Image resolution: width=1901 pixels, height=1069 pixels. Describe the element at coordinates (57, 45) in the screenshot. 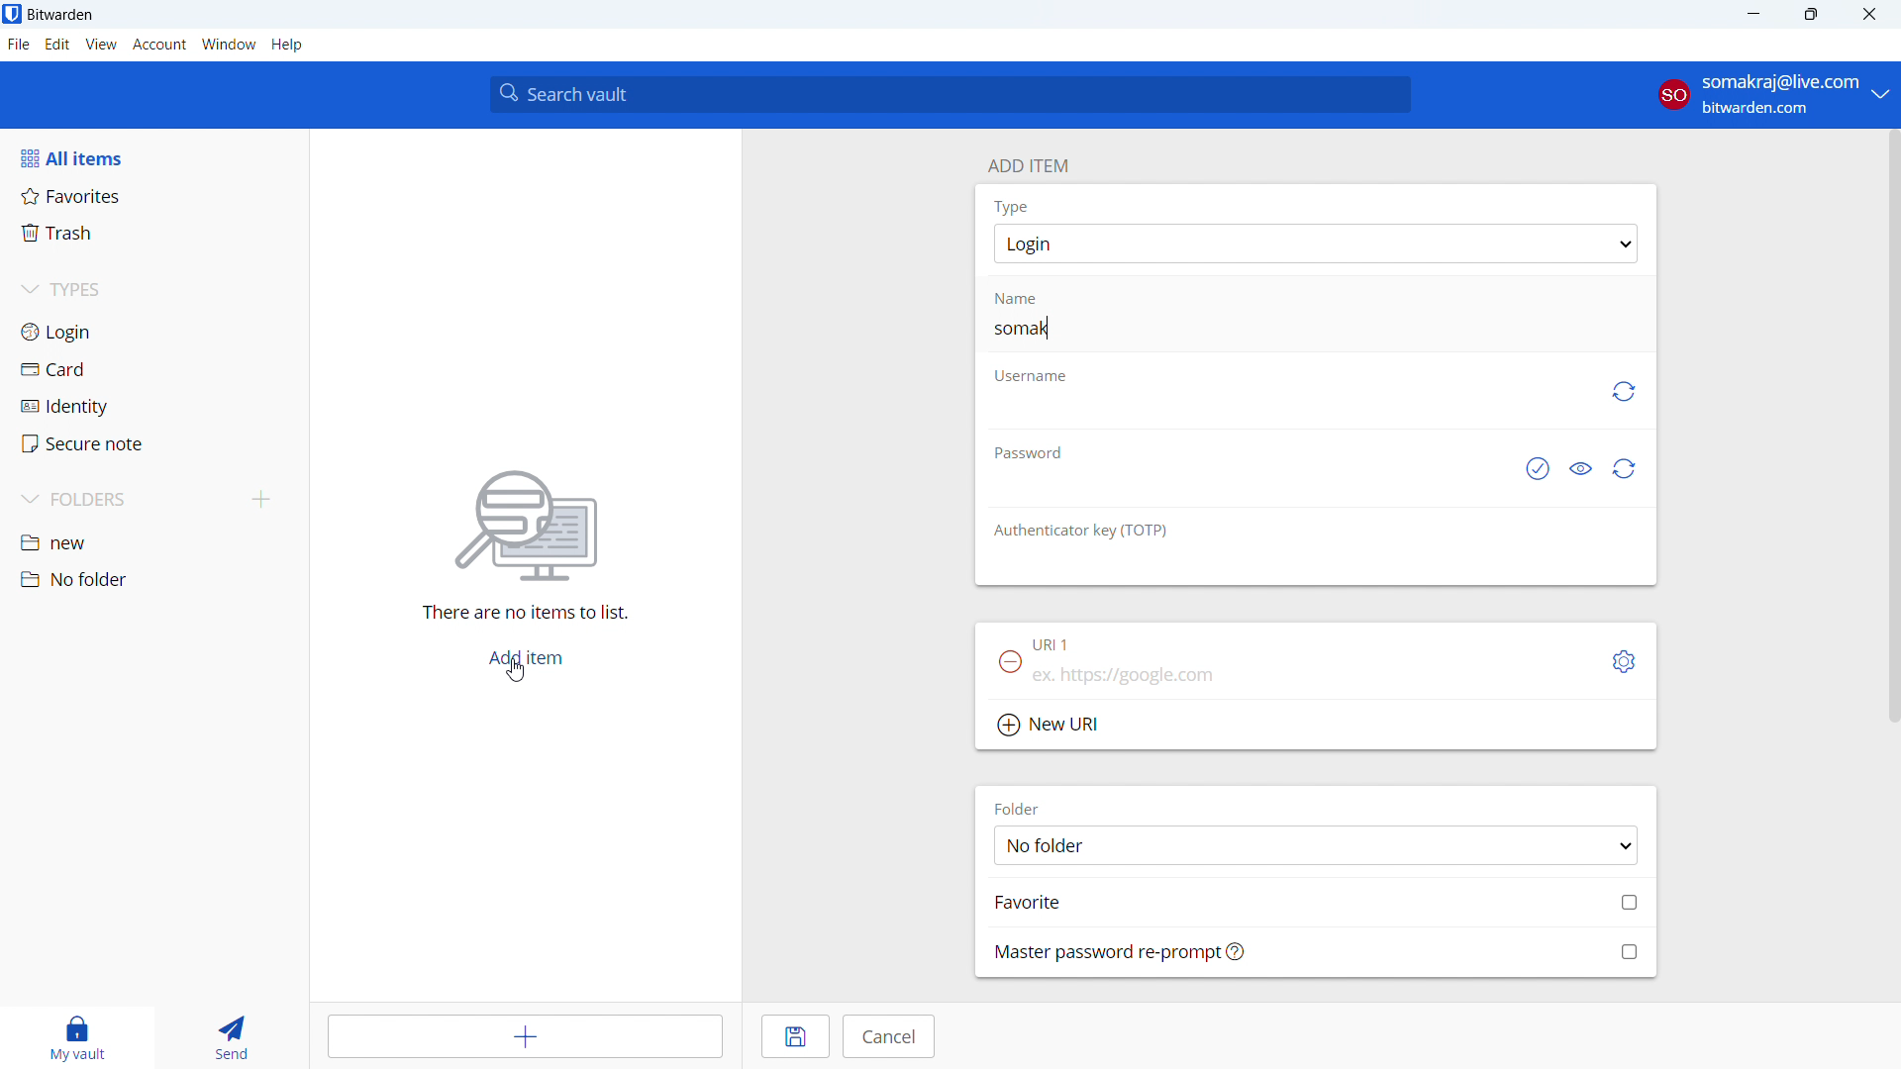

I see `edit` at that location.